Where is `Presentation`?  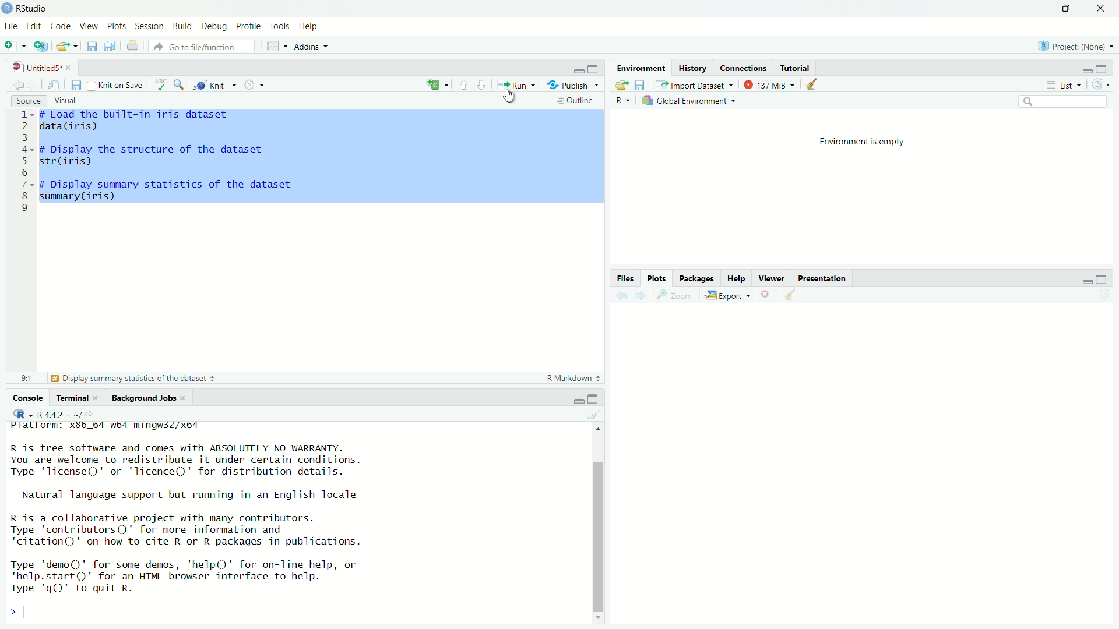
Presentation is located at coordinates (822, 278).